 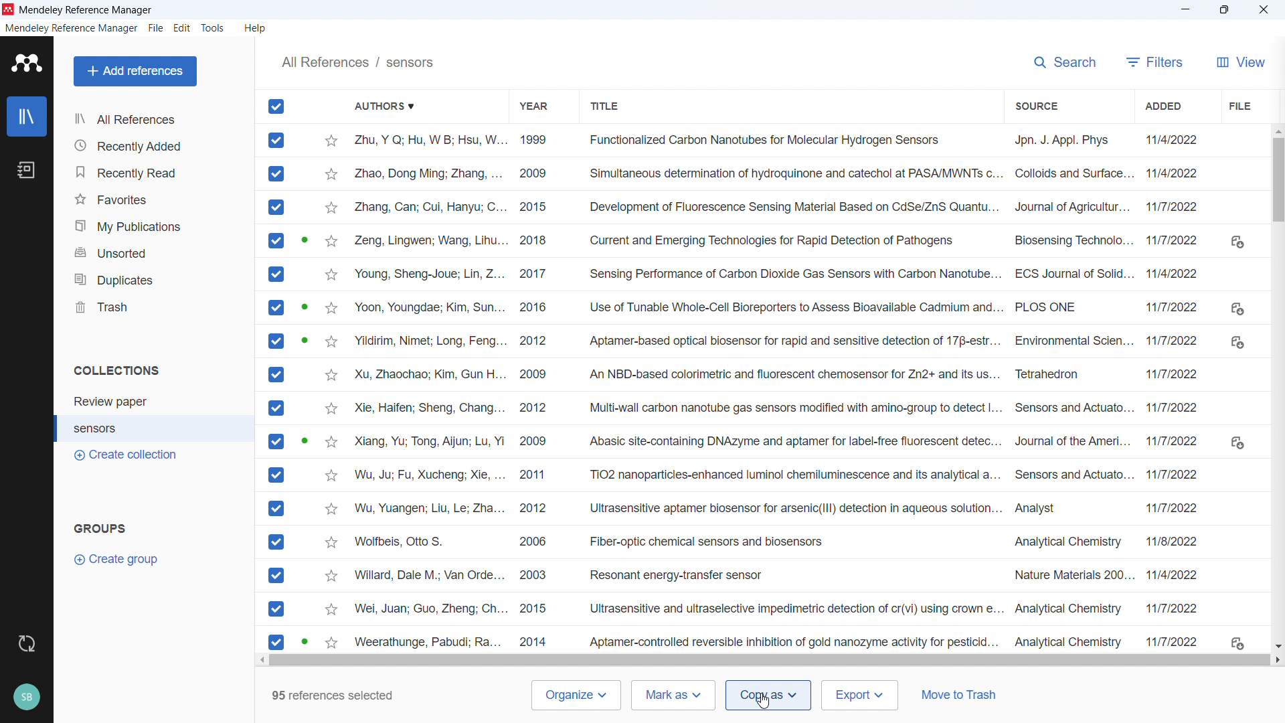 I want to click on Scroll up , so click(x=1277, y=131).